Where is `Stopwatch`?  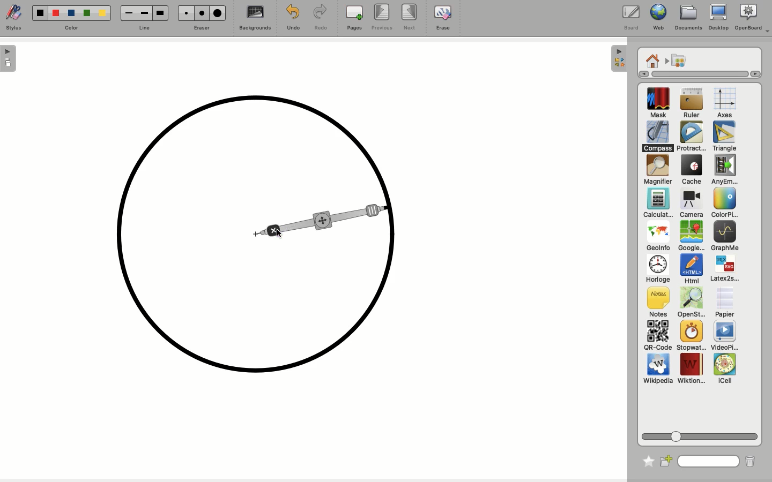
Stopwatch is located at coordinates (691, 336).